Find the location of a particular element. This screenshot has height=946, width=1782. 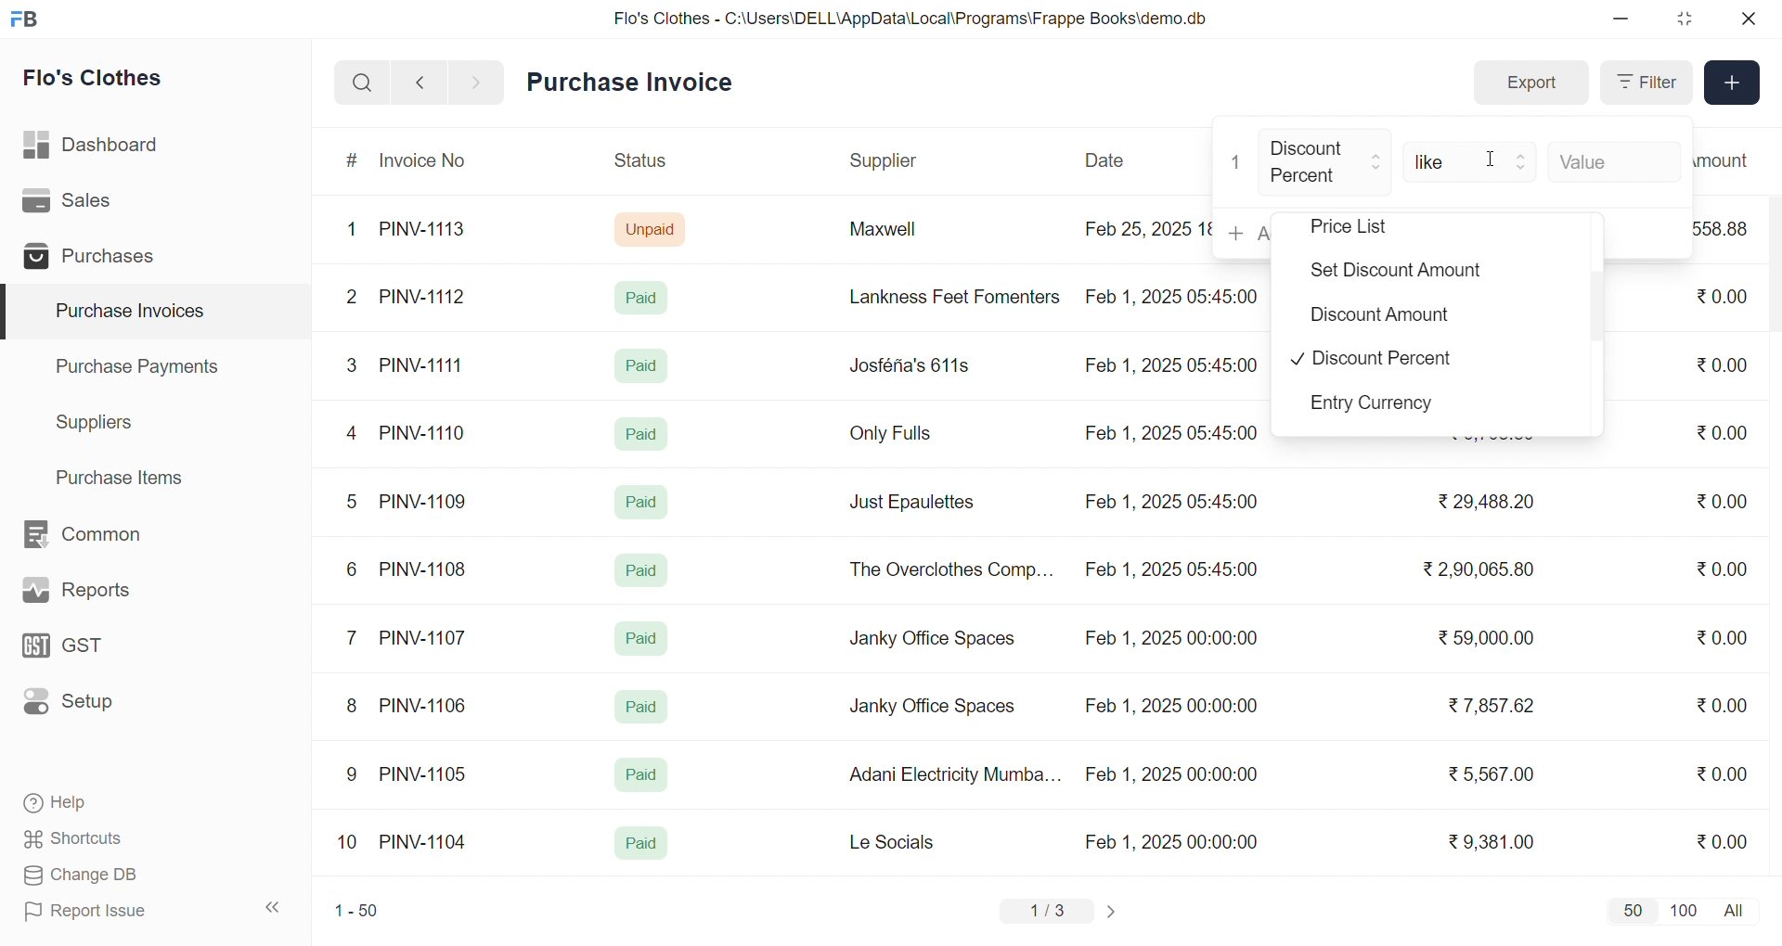

PINV-1108 is located at coordinates (424, 569).